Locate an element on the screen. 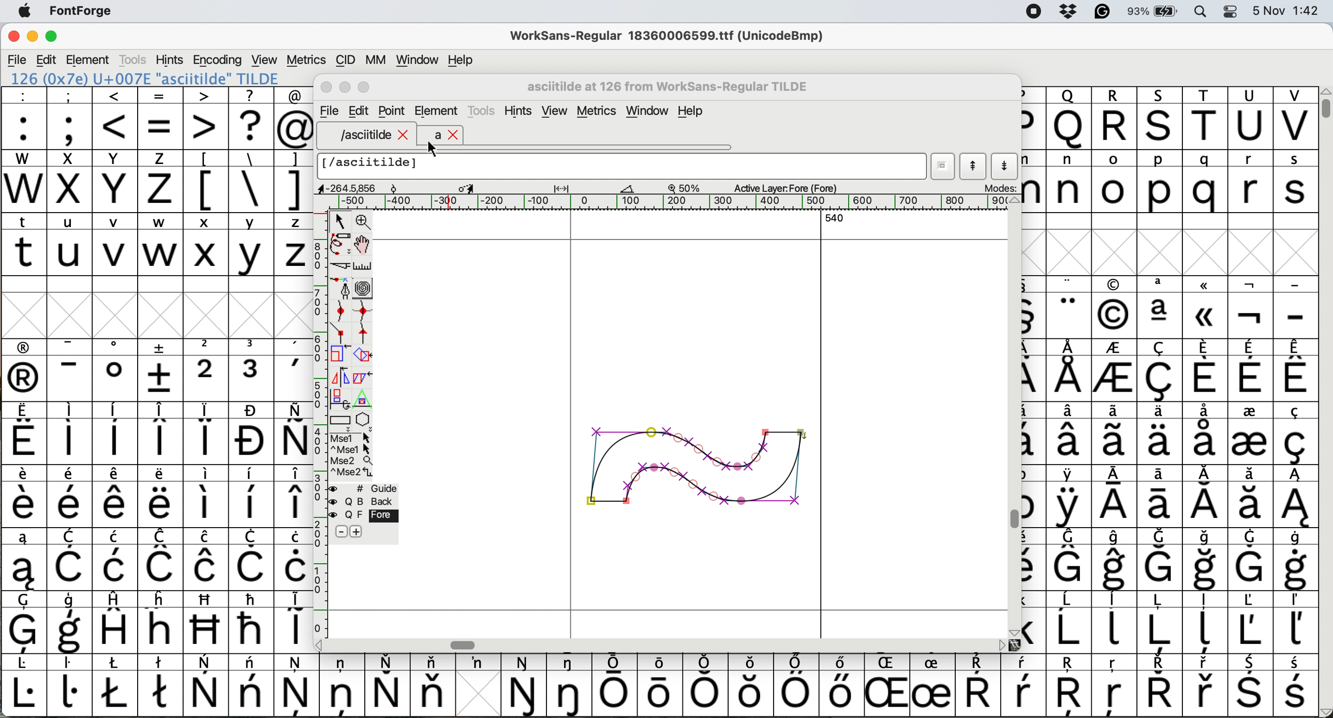 The width and height of the screenshot is (1333, 718).  is located at coordinates (162, 621).